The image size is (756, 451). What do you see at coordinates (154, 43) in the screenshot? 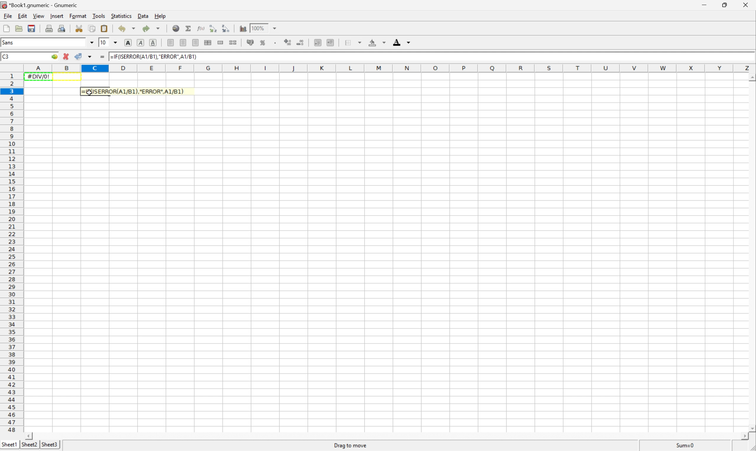
I see `Underline` at bounding box center [154, 43].